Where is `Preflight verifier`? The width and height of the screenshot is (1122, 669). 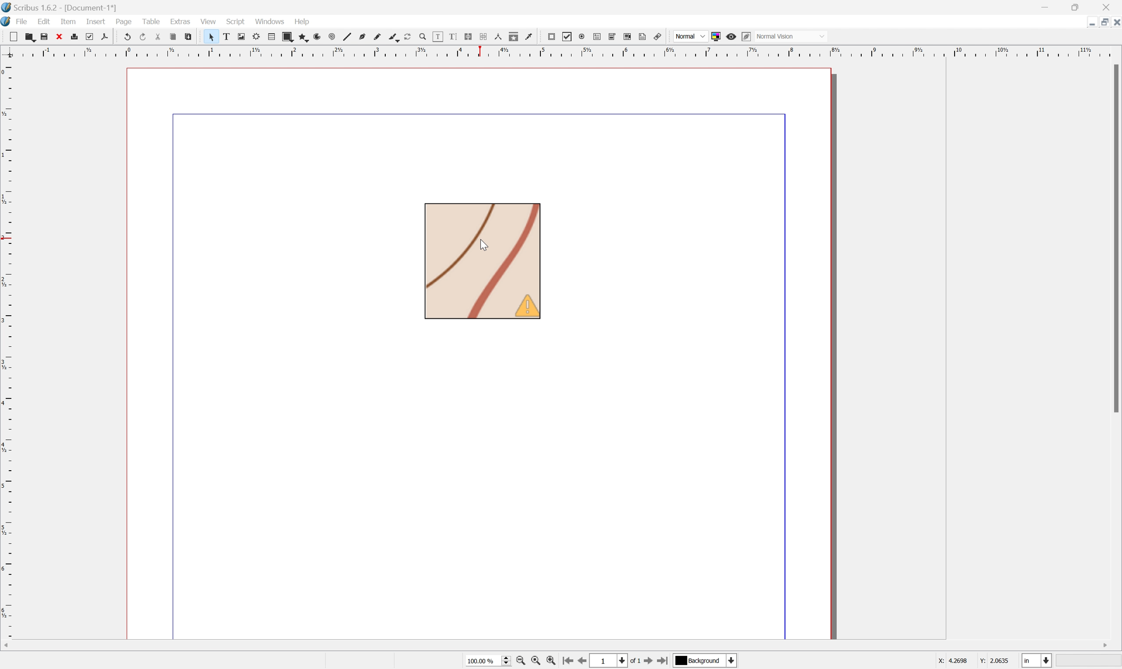 Preflight verifier is located at coordinates (92, 37).